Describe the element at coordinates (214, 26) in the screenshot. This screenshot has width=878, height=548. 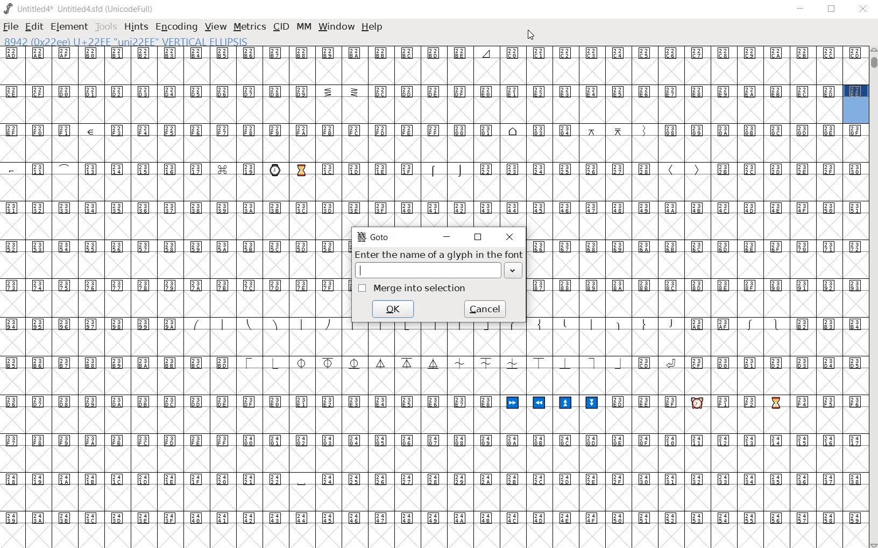
I see `VIEW` at that location.